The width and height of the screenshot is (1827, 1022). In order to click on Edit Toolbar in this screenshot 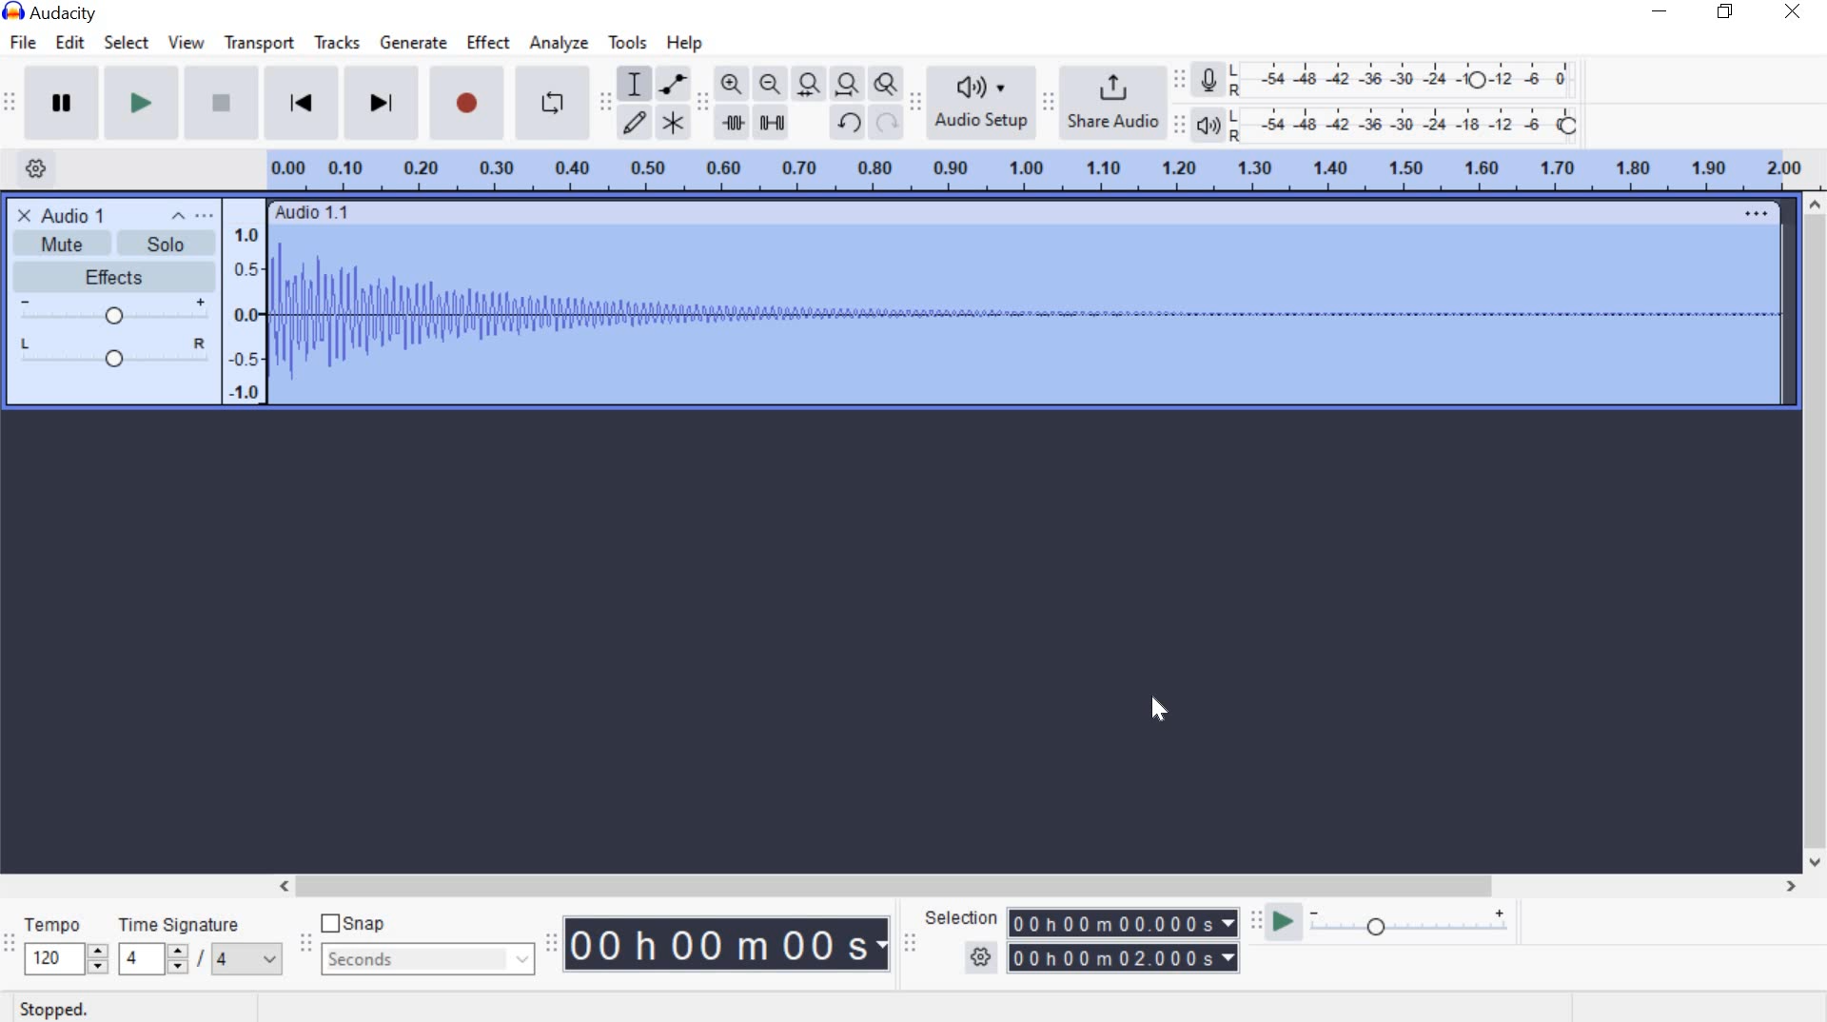, I will do `click(701, 106)`.